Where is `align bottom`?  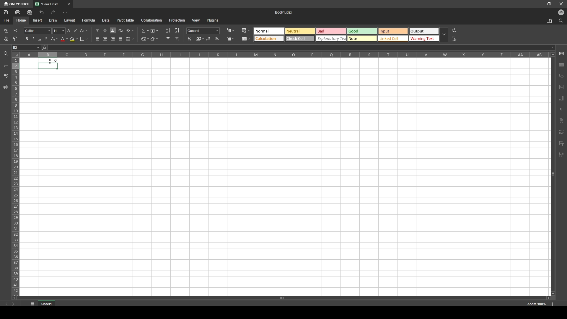
align bottom is located at coordinates (113, 30).